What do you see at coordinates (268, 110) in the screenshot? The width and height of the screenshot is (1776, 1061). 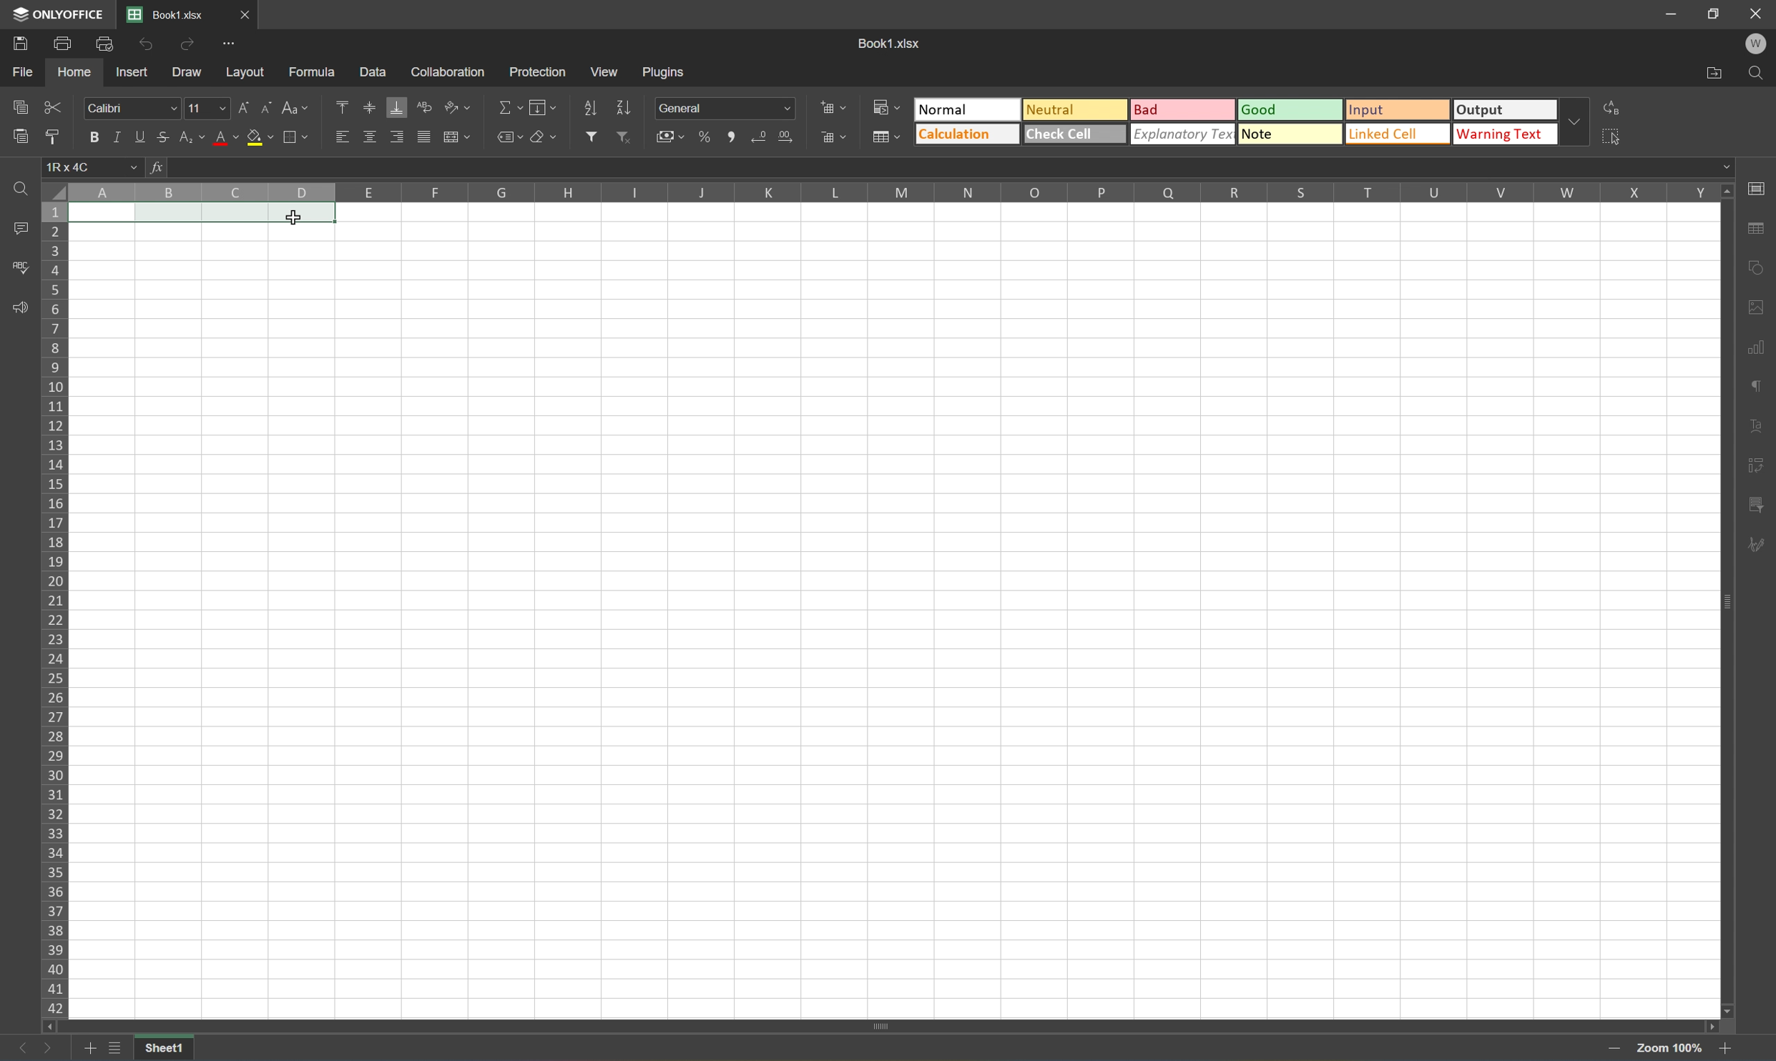 I see `Decrement font size` at bounding box center [268, 110].